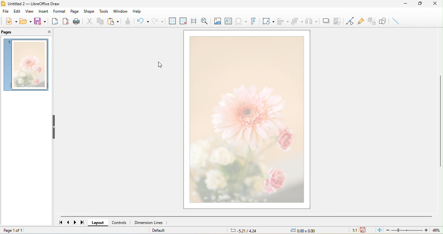  What do you see at coordinates (183, 20) in the screenshot?
I see `snap to grid` at bounding box center [183, 20].